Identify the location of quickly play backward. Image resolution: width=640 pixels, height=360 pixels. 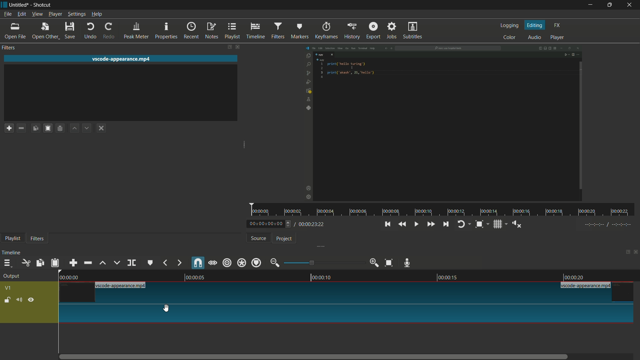
(403, 224).